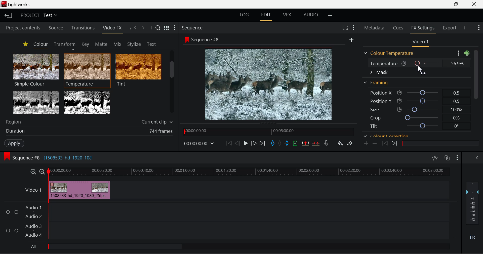 The width and height of the screenshot is (483, 254). I want to click on icon, so click(7, 156).